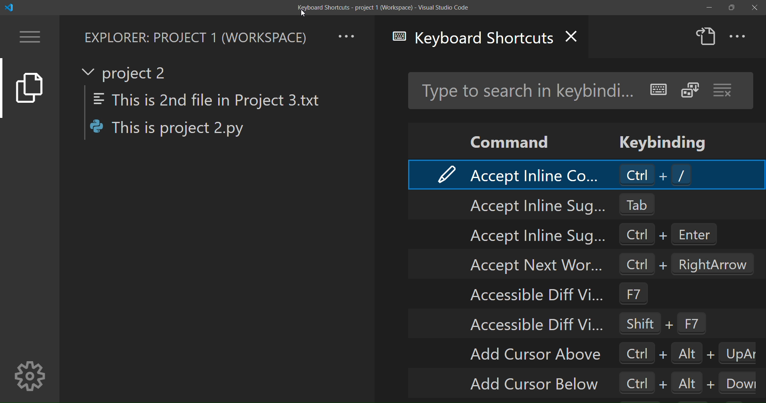  Describe the element at coordinates (348, 35) in the screenshot. I see `view and more actions` at that location.